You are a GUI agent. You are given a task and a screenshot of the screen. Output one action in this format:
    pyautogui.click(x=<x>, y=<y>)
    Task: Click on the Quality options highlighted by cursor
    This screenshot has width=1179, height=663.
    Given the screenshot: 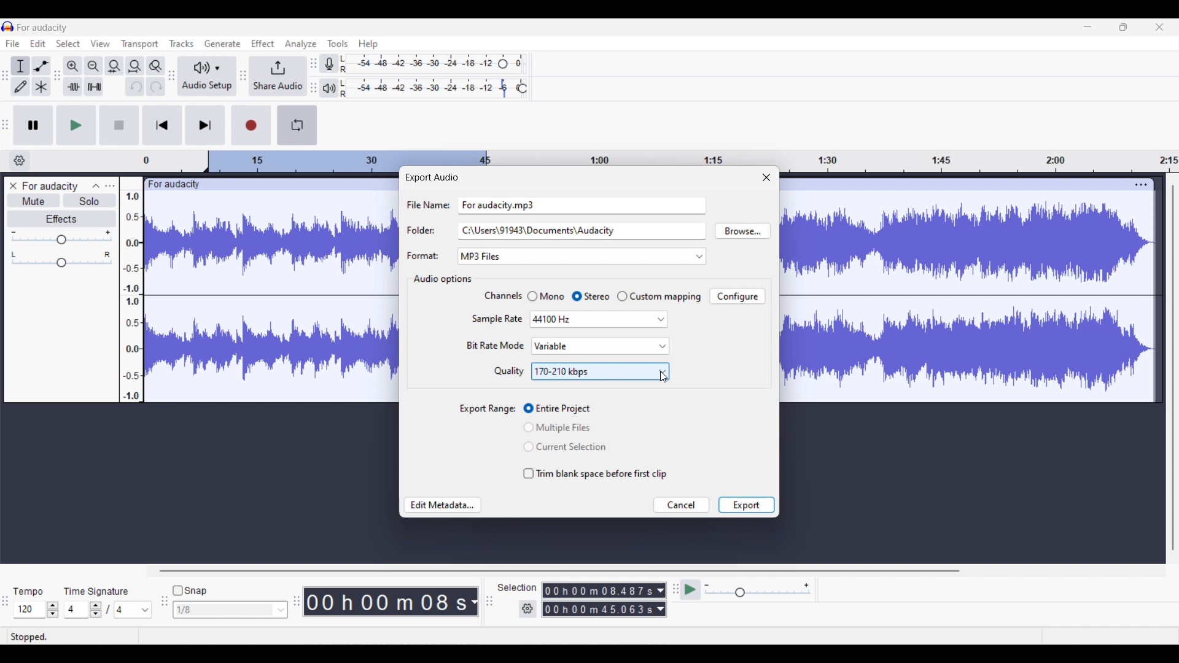 What is the action you would take?
    pyautogui.click(x=600, y=371)
    